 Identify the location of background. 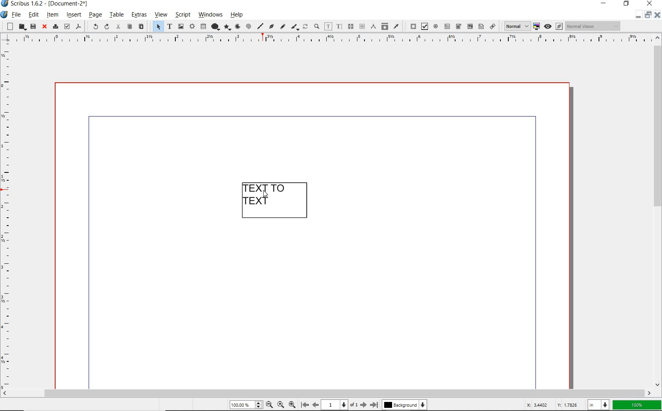
(408, 405).